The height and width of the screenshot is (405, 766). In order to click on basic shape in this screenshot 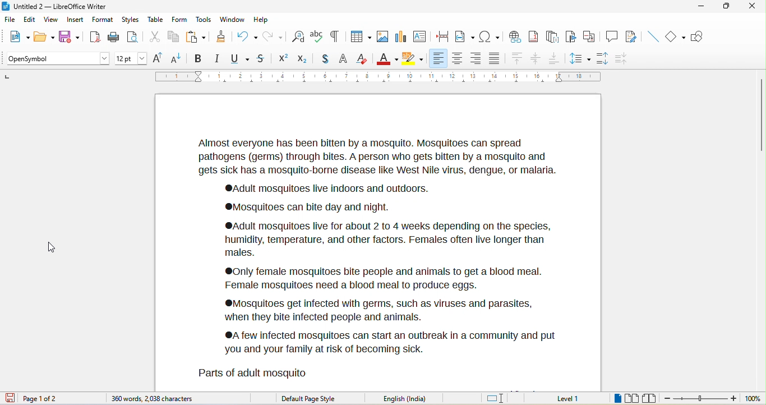, I will do `click(675, 36)`.